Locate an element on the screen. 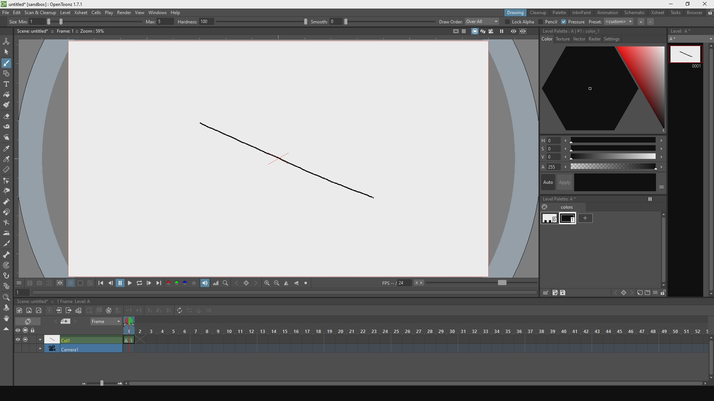 This screenshot has height=401, width=714. visible is located at coordinates (19, 339).